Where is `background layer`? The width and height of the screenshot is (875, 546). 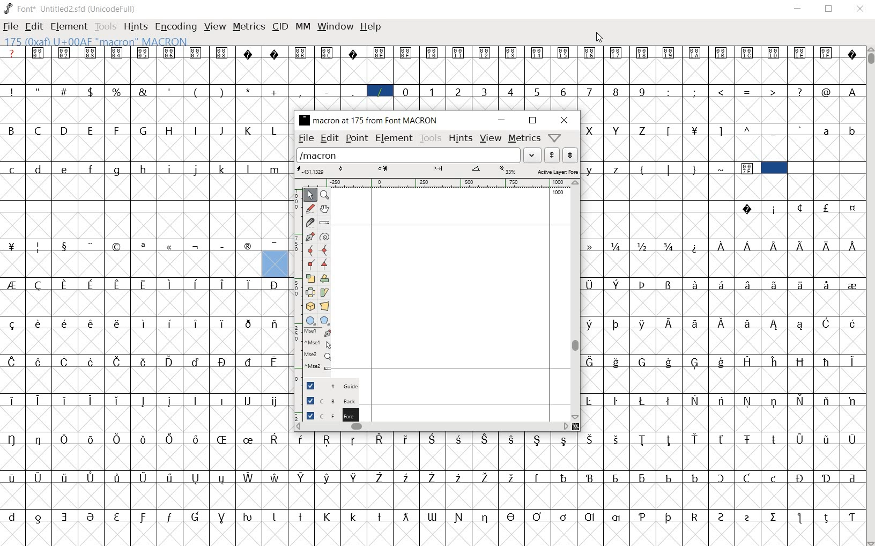 background layer is located at coordinates (331, 400).